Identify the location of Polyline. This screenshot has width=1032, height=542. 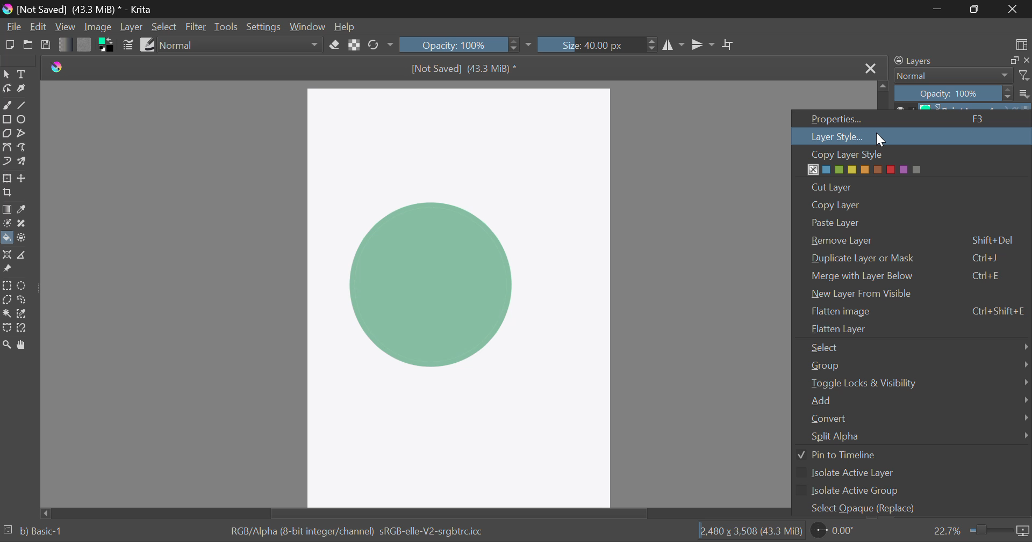
(23, 133).